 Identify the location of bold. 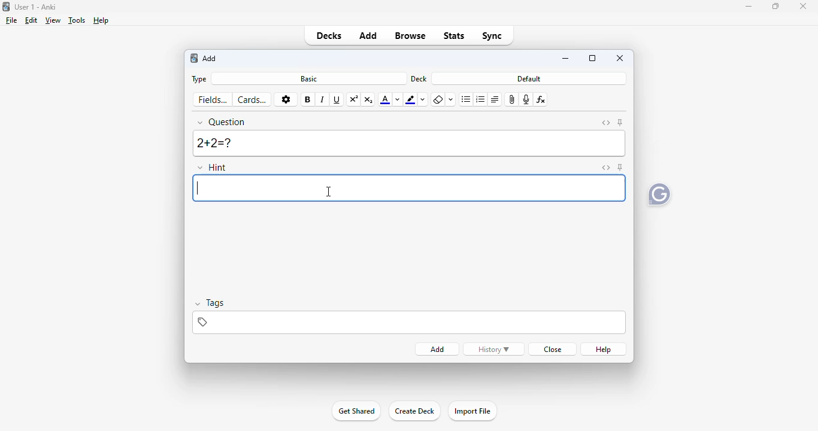
(307, 100).